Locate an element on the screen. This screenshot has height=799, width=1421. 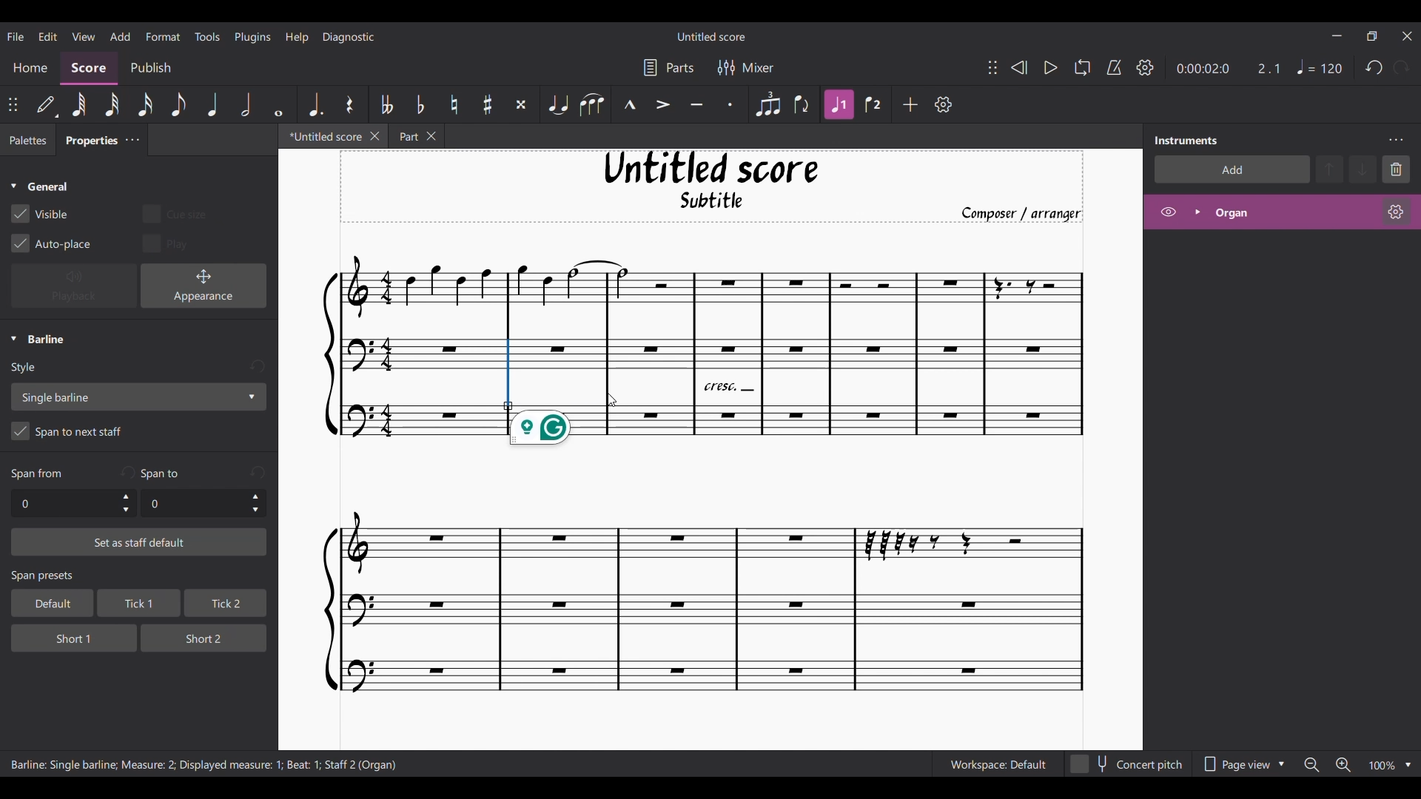
Untitled Score is located at coordinates (711, 168).